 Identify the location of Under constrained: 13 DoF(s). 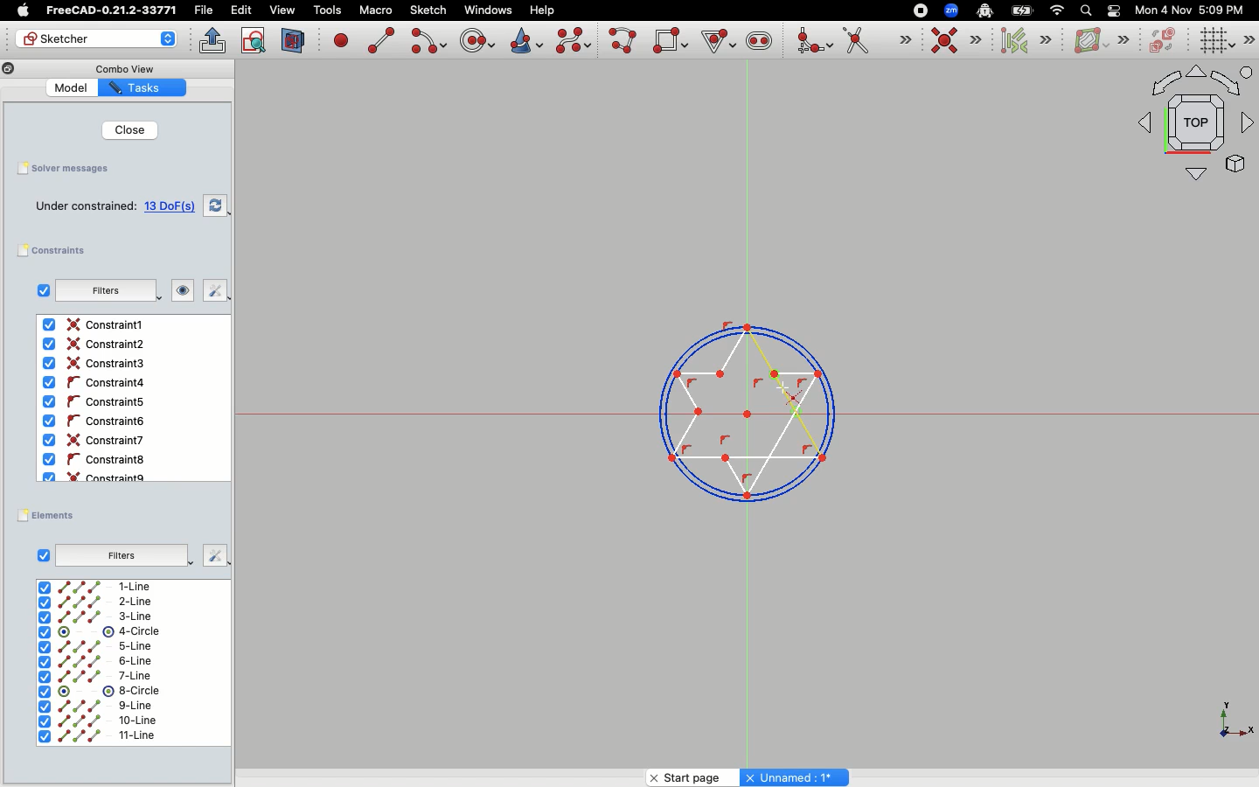
(117, 205).